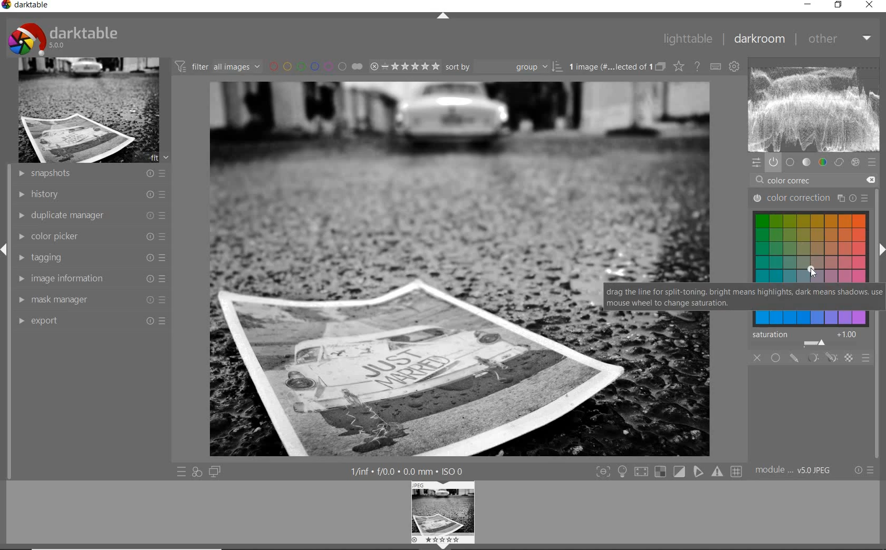 Image resolution: width=886 pixels, height=550 pixels. What do you see at coordinates (774, 163) in the screenshot?
I see `show only active module` at bounding box center [774, 163].